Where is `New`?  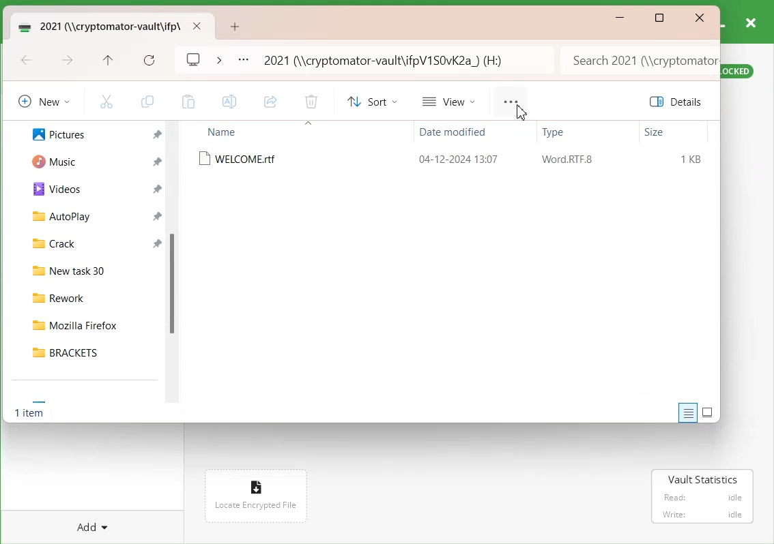
New is located at coordinates (42, 101).